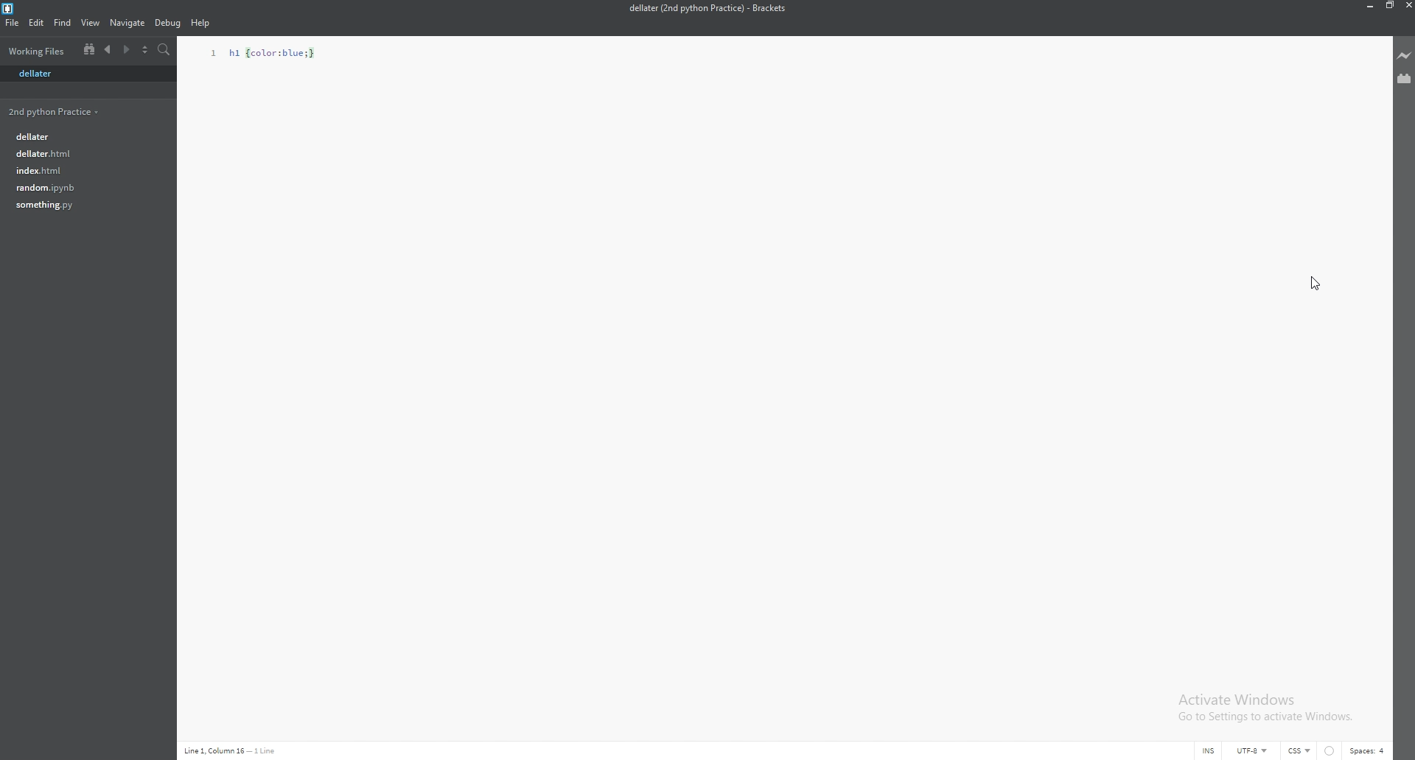 The height and width of the screenshot is (760, 1415). I want to click on split view, so click(144, 50).